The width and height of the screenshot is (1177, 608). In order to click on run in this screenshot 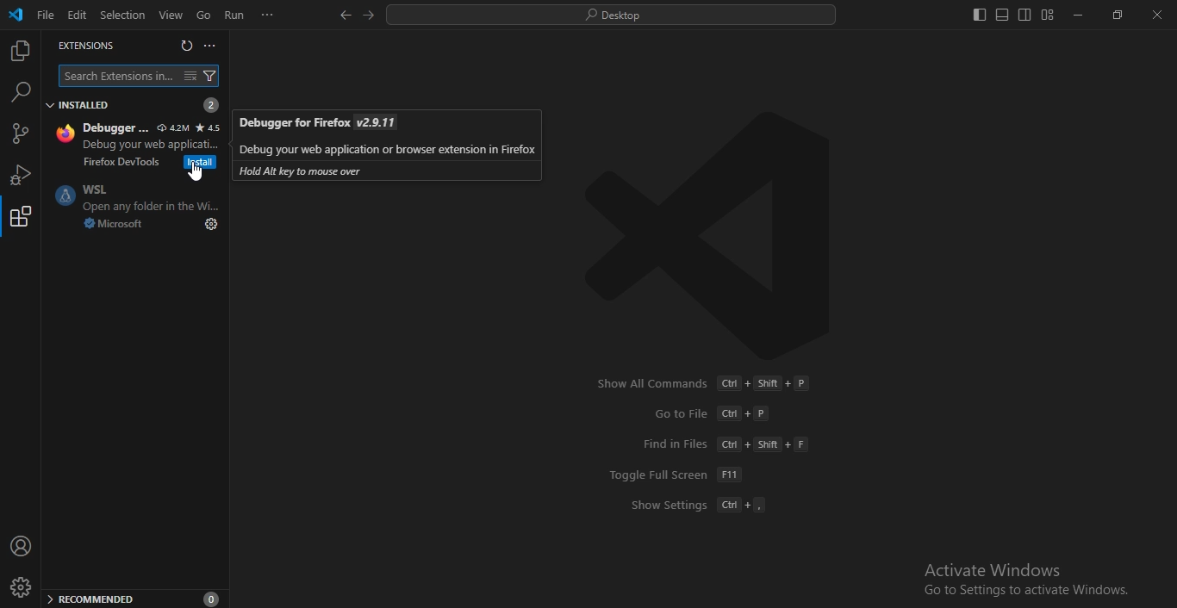, I will do `click(235, 15)`.